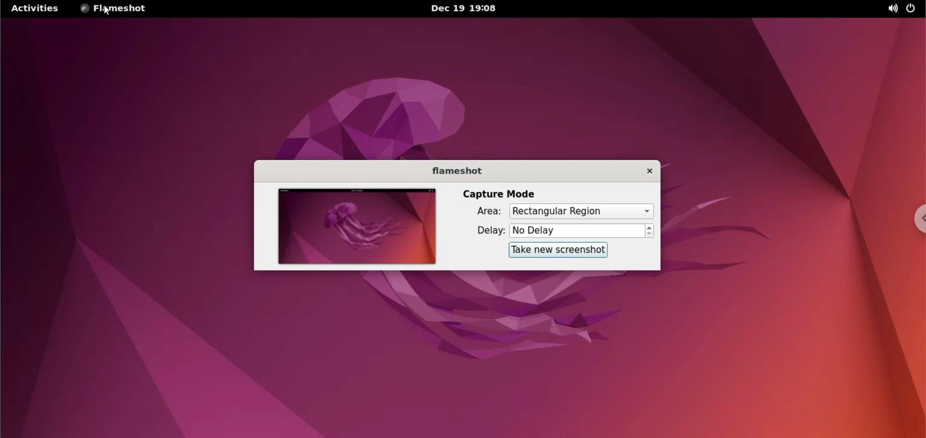 The height and width of the screenshot is (438, 926). I want to click on No Delay, so click(576, 232).